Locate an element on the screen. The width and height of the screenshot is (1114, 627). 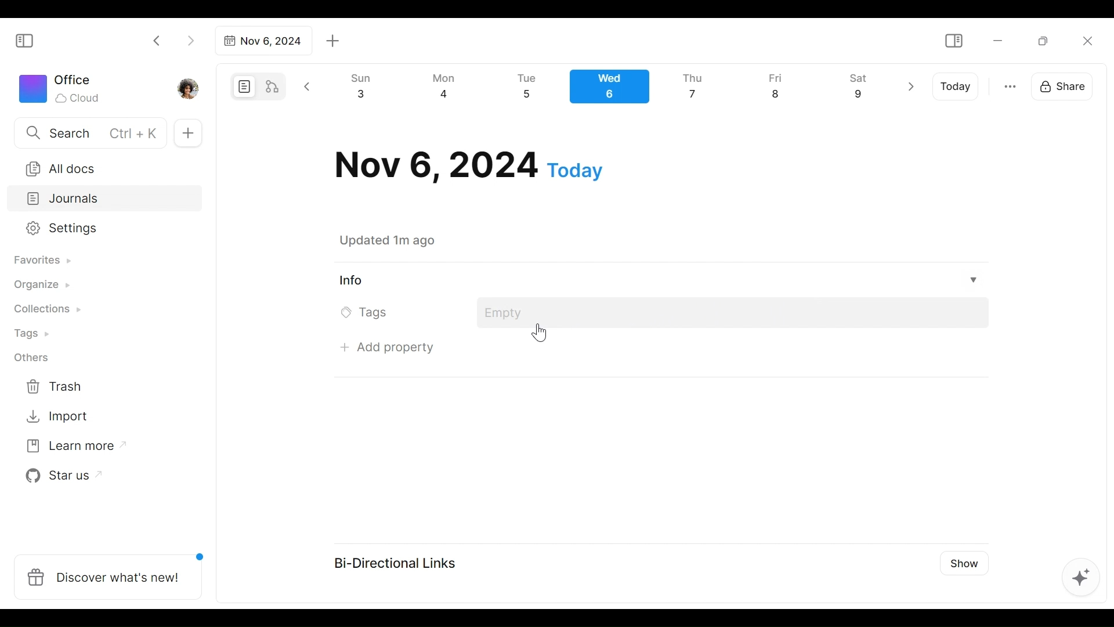
Add new tab is located at coordinates (333, 41).